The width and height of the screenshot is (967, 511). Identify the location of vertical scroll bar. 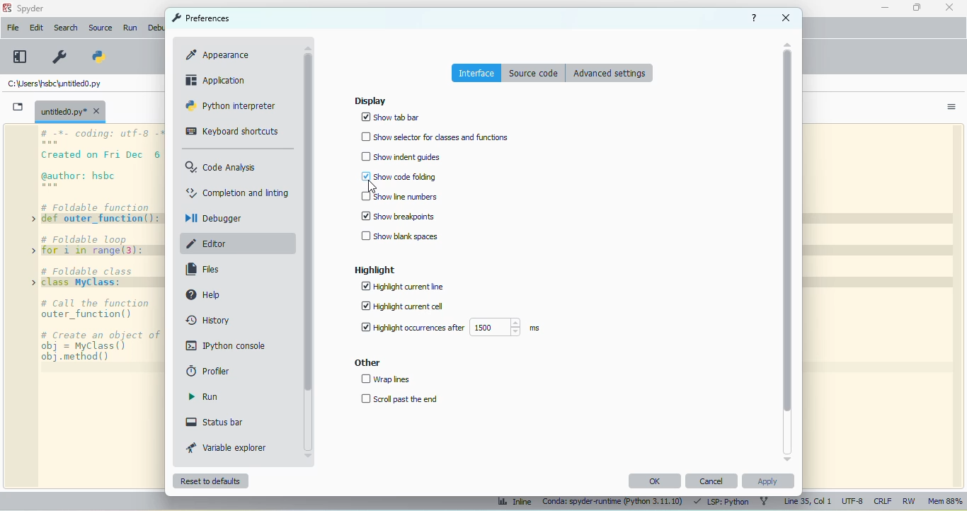
(788, 232).